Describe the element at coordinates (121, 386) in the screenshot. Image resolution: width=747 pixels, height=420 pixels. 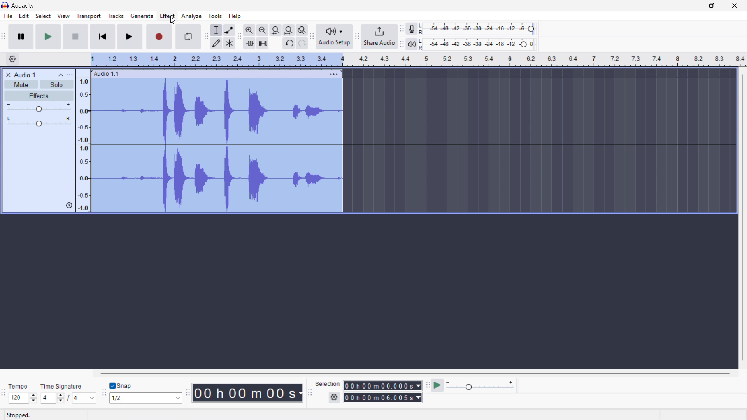
I see `Toggle snap` at that location.